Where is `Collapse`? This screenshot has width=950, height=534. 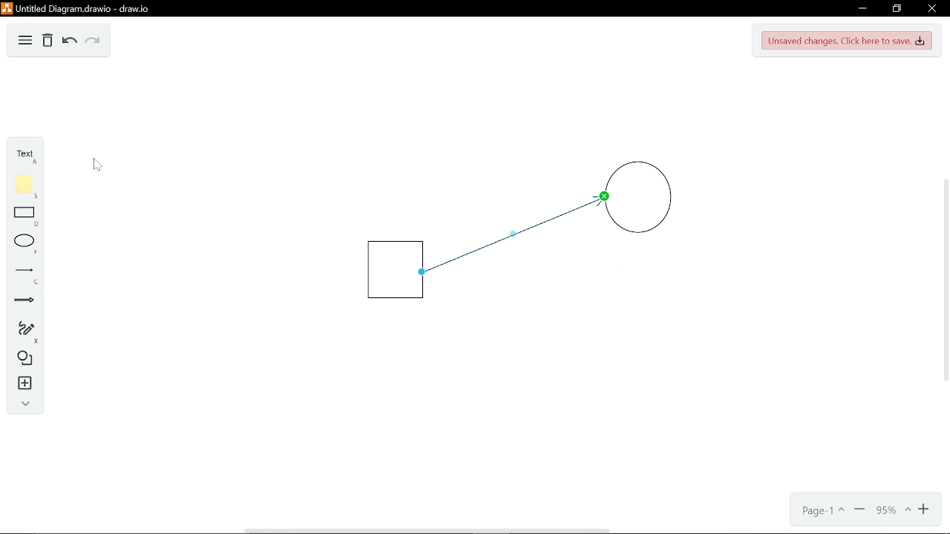
Collapse is located at coordinates (21, 403).